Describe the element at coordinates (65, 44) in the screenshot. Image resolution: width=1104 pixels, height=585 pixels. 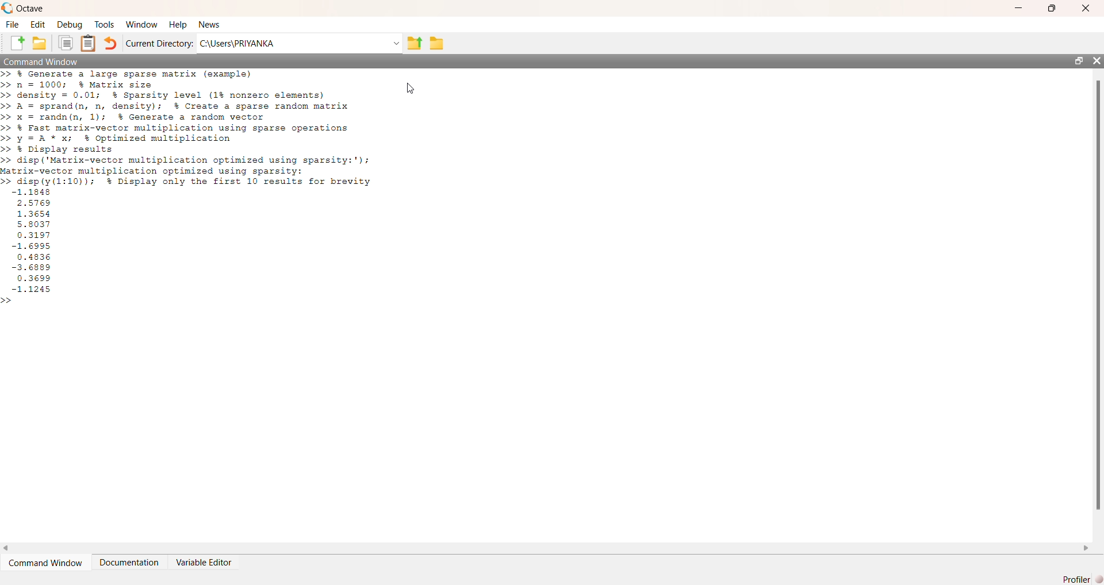
I see `copy` at that location.